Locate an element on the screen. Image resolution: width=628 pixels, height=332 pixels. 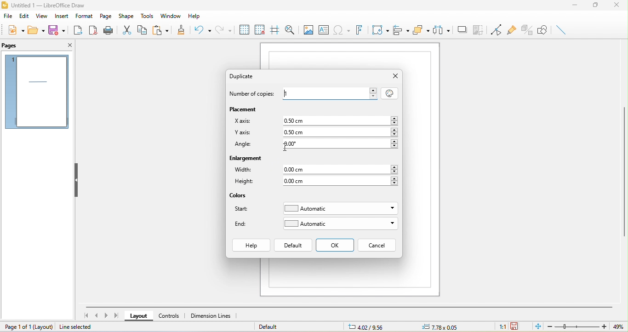
font work text is located at coordinates (359, 30).